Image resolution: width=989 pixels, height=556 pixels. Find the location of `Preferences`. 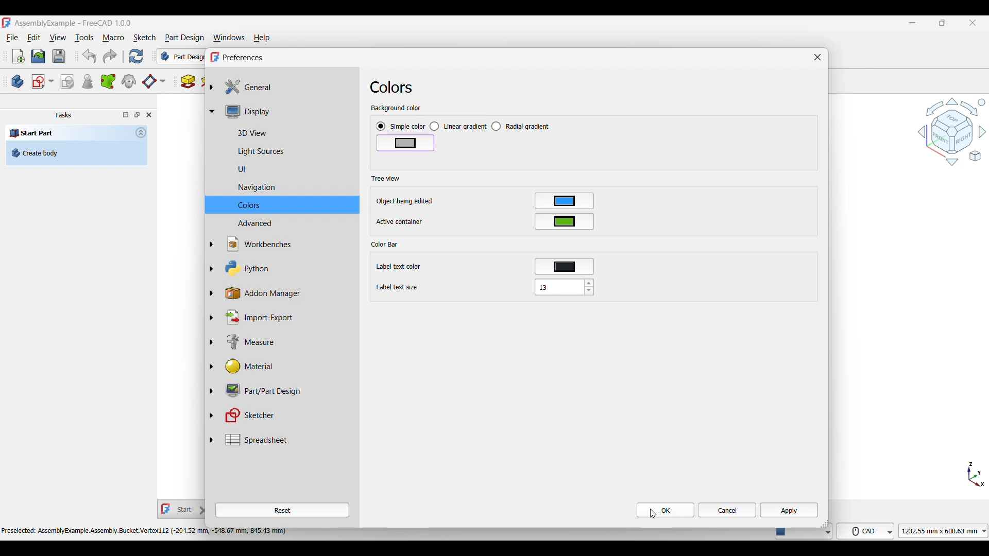

Preferences is located at coordinates (243, 58).